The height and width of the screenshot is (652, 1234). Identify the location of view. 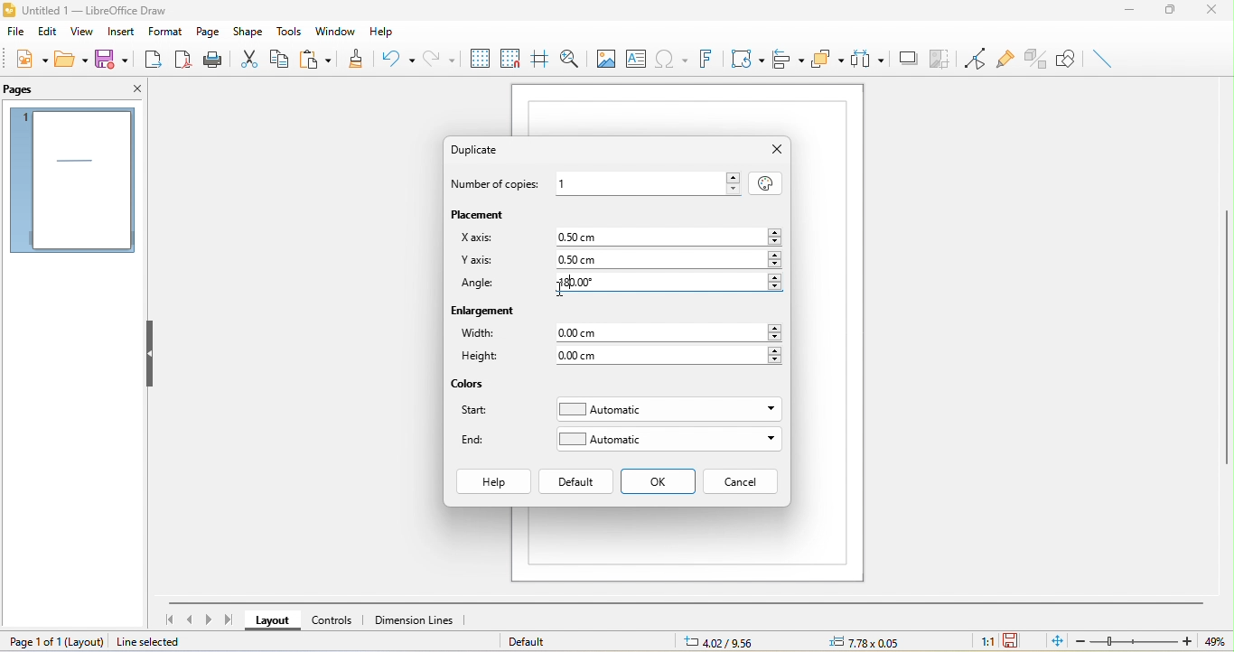
(79, 33).